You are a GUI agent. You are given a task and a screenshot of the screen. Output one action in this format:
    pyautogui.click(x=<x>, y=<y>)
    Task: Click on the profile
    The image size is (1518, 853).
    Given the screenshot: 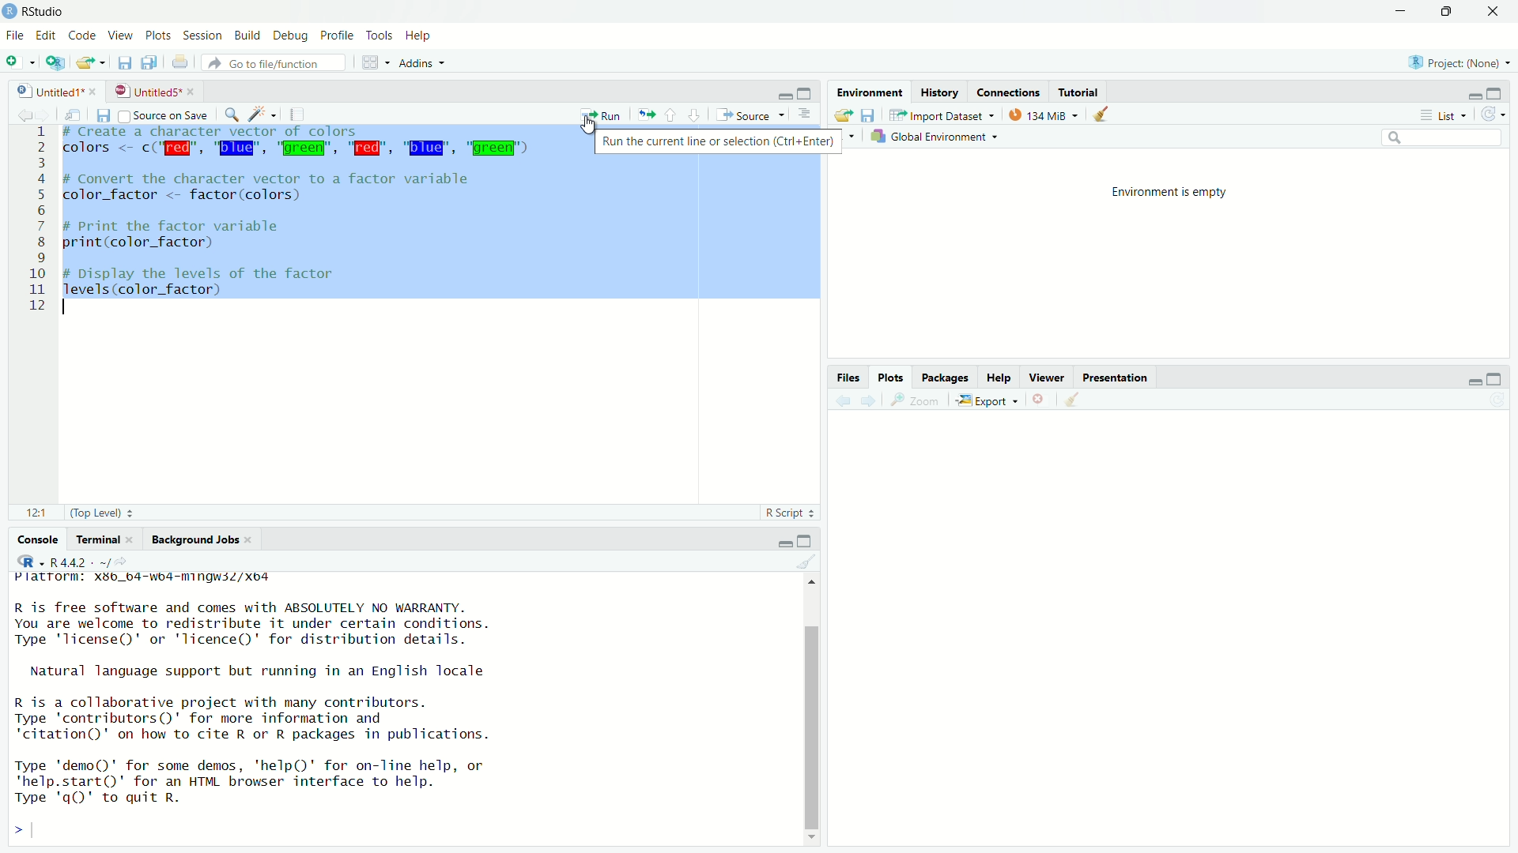 What is the action you would take?
    pyautogui.click(x=336, y=36)
    